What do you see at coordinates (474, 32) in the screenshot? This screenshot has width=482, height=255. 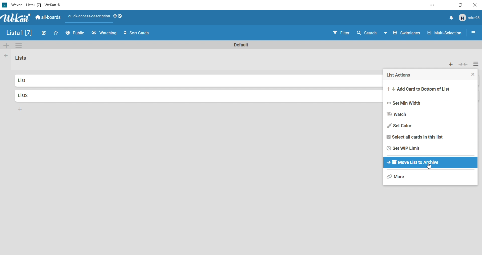 I see `Settings` at bounding box center [474, 32].